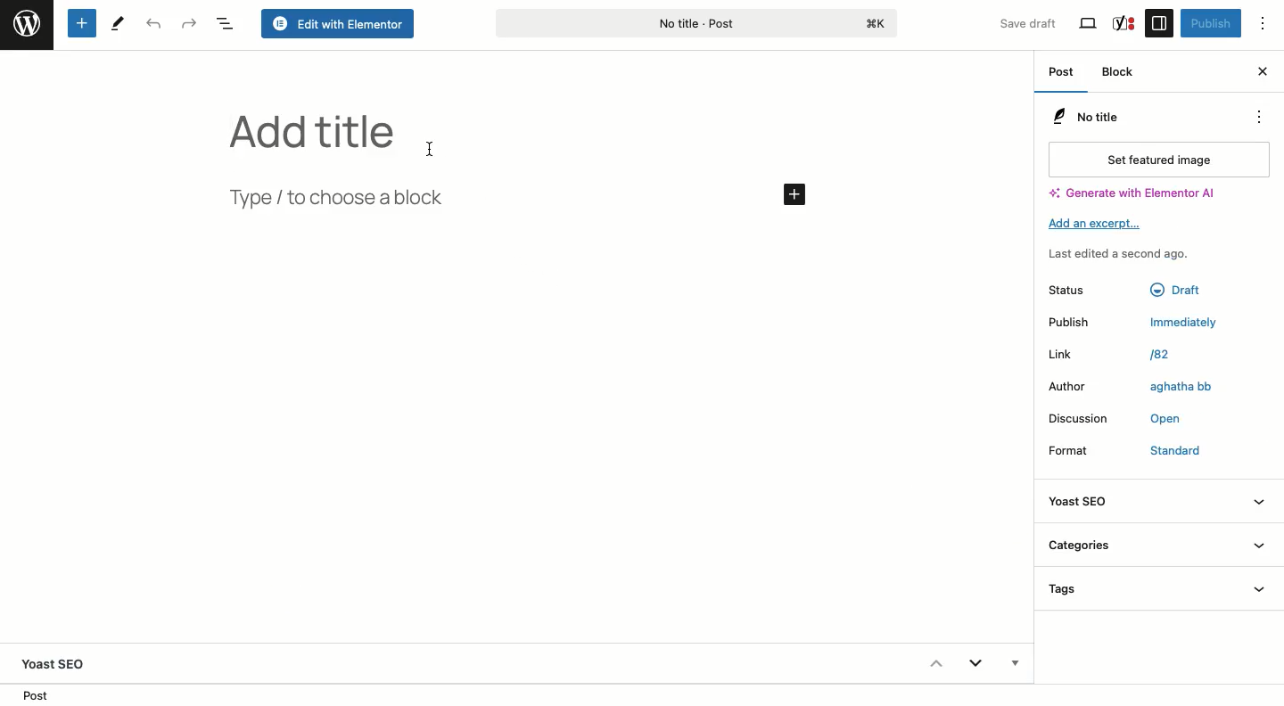 The image size is (1284, 706). I want to click on /82, so click(1165, 357).